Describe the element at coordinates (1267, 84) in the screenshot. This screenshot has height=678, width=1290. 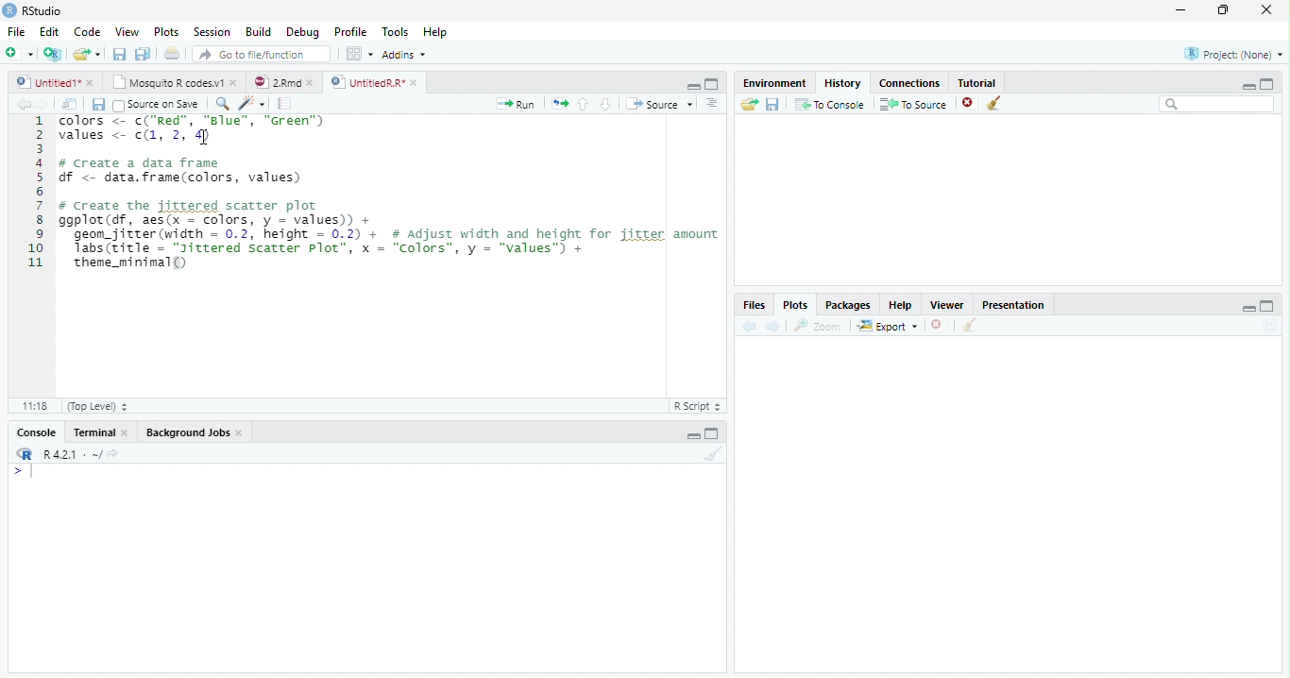
I see `Maximize` at that location.